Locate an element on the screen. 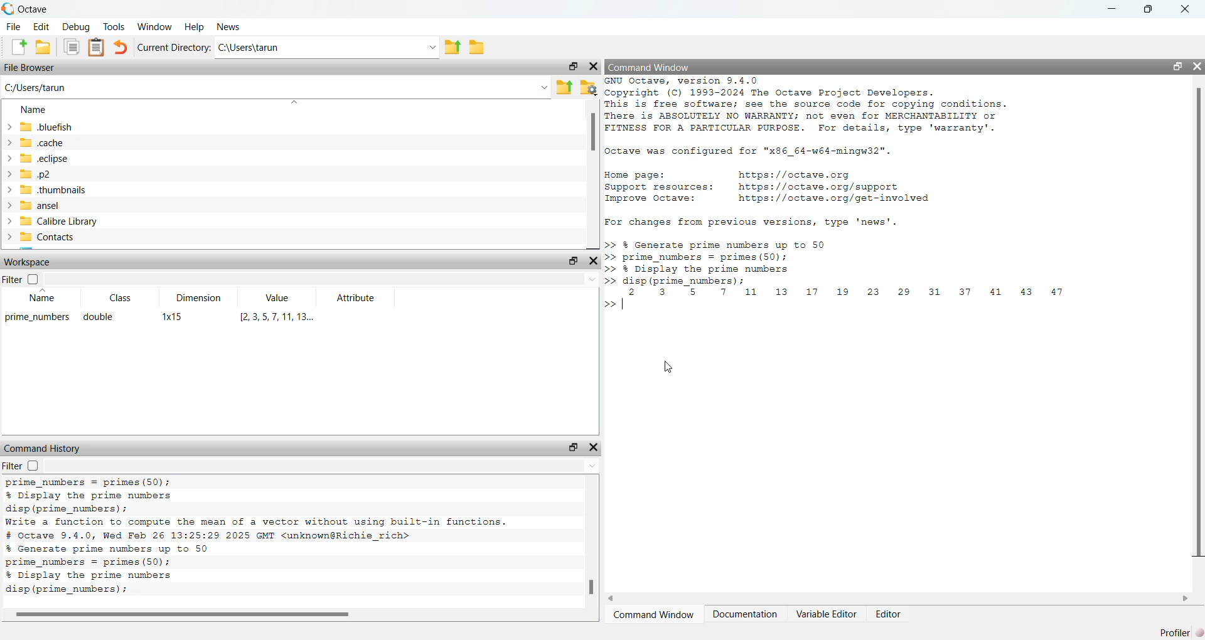 The image size is (1205, 640). scroll bar is located at coordinates (591, 587).